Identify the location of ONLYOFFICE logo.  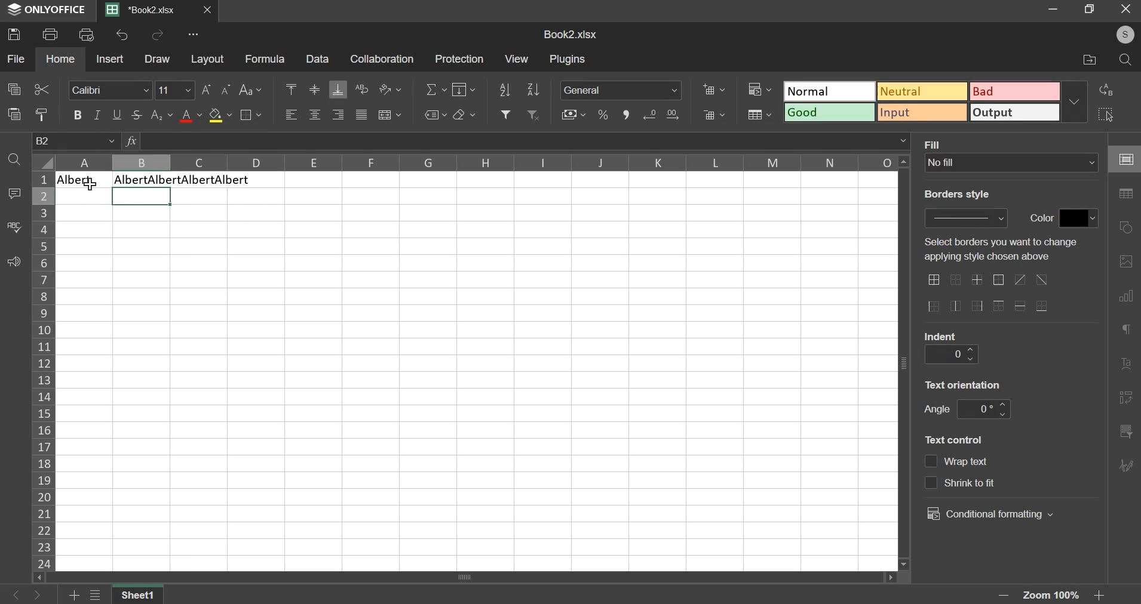
(48, 10).